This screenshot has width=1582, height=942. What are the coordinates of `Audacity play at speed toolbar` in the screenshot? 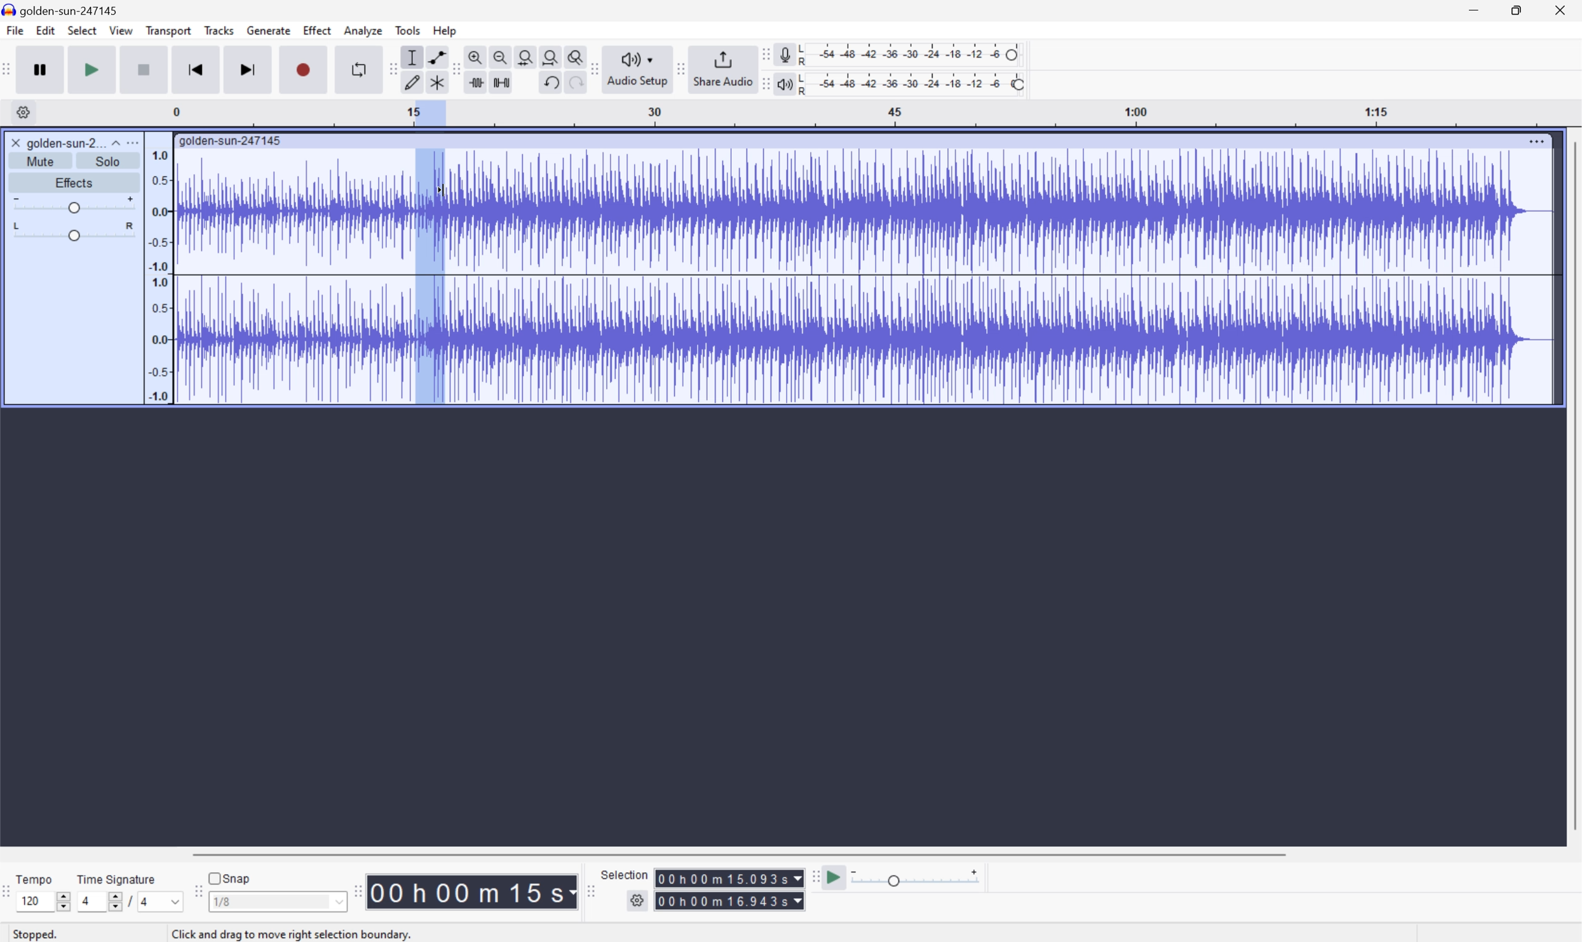 It's located at (814, 877).